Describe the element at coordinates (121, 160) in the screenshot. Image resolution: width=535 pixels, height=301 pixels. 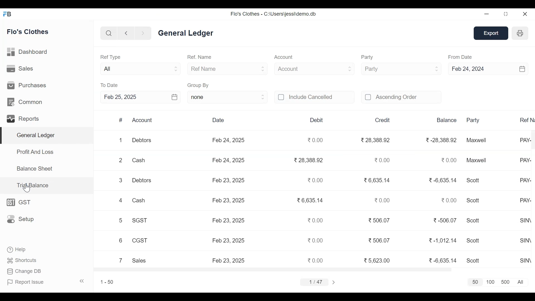
I see `2` at that location.